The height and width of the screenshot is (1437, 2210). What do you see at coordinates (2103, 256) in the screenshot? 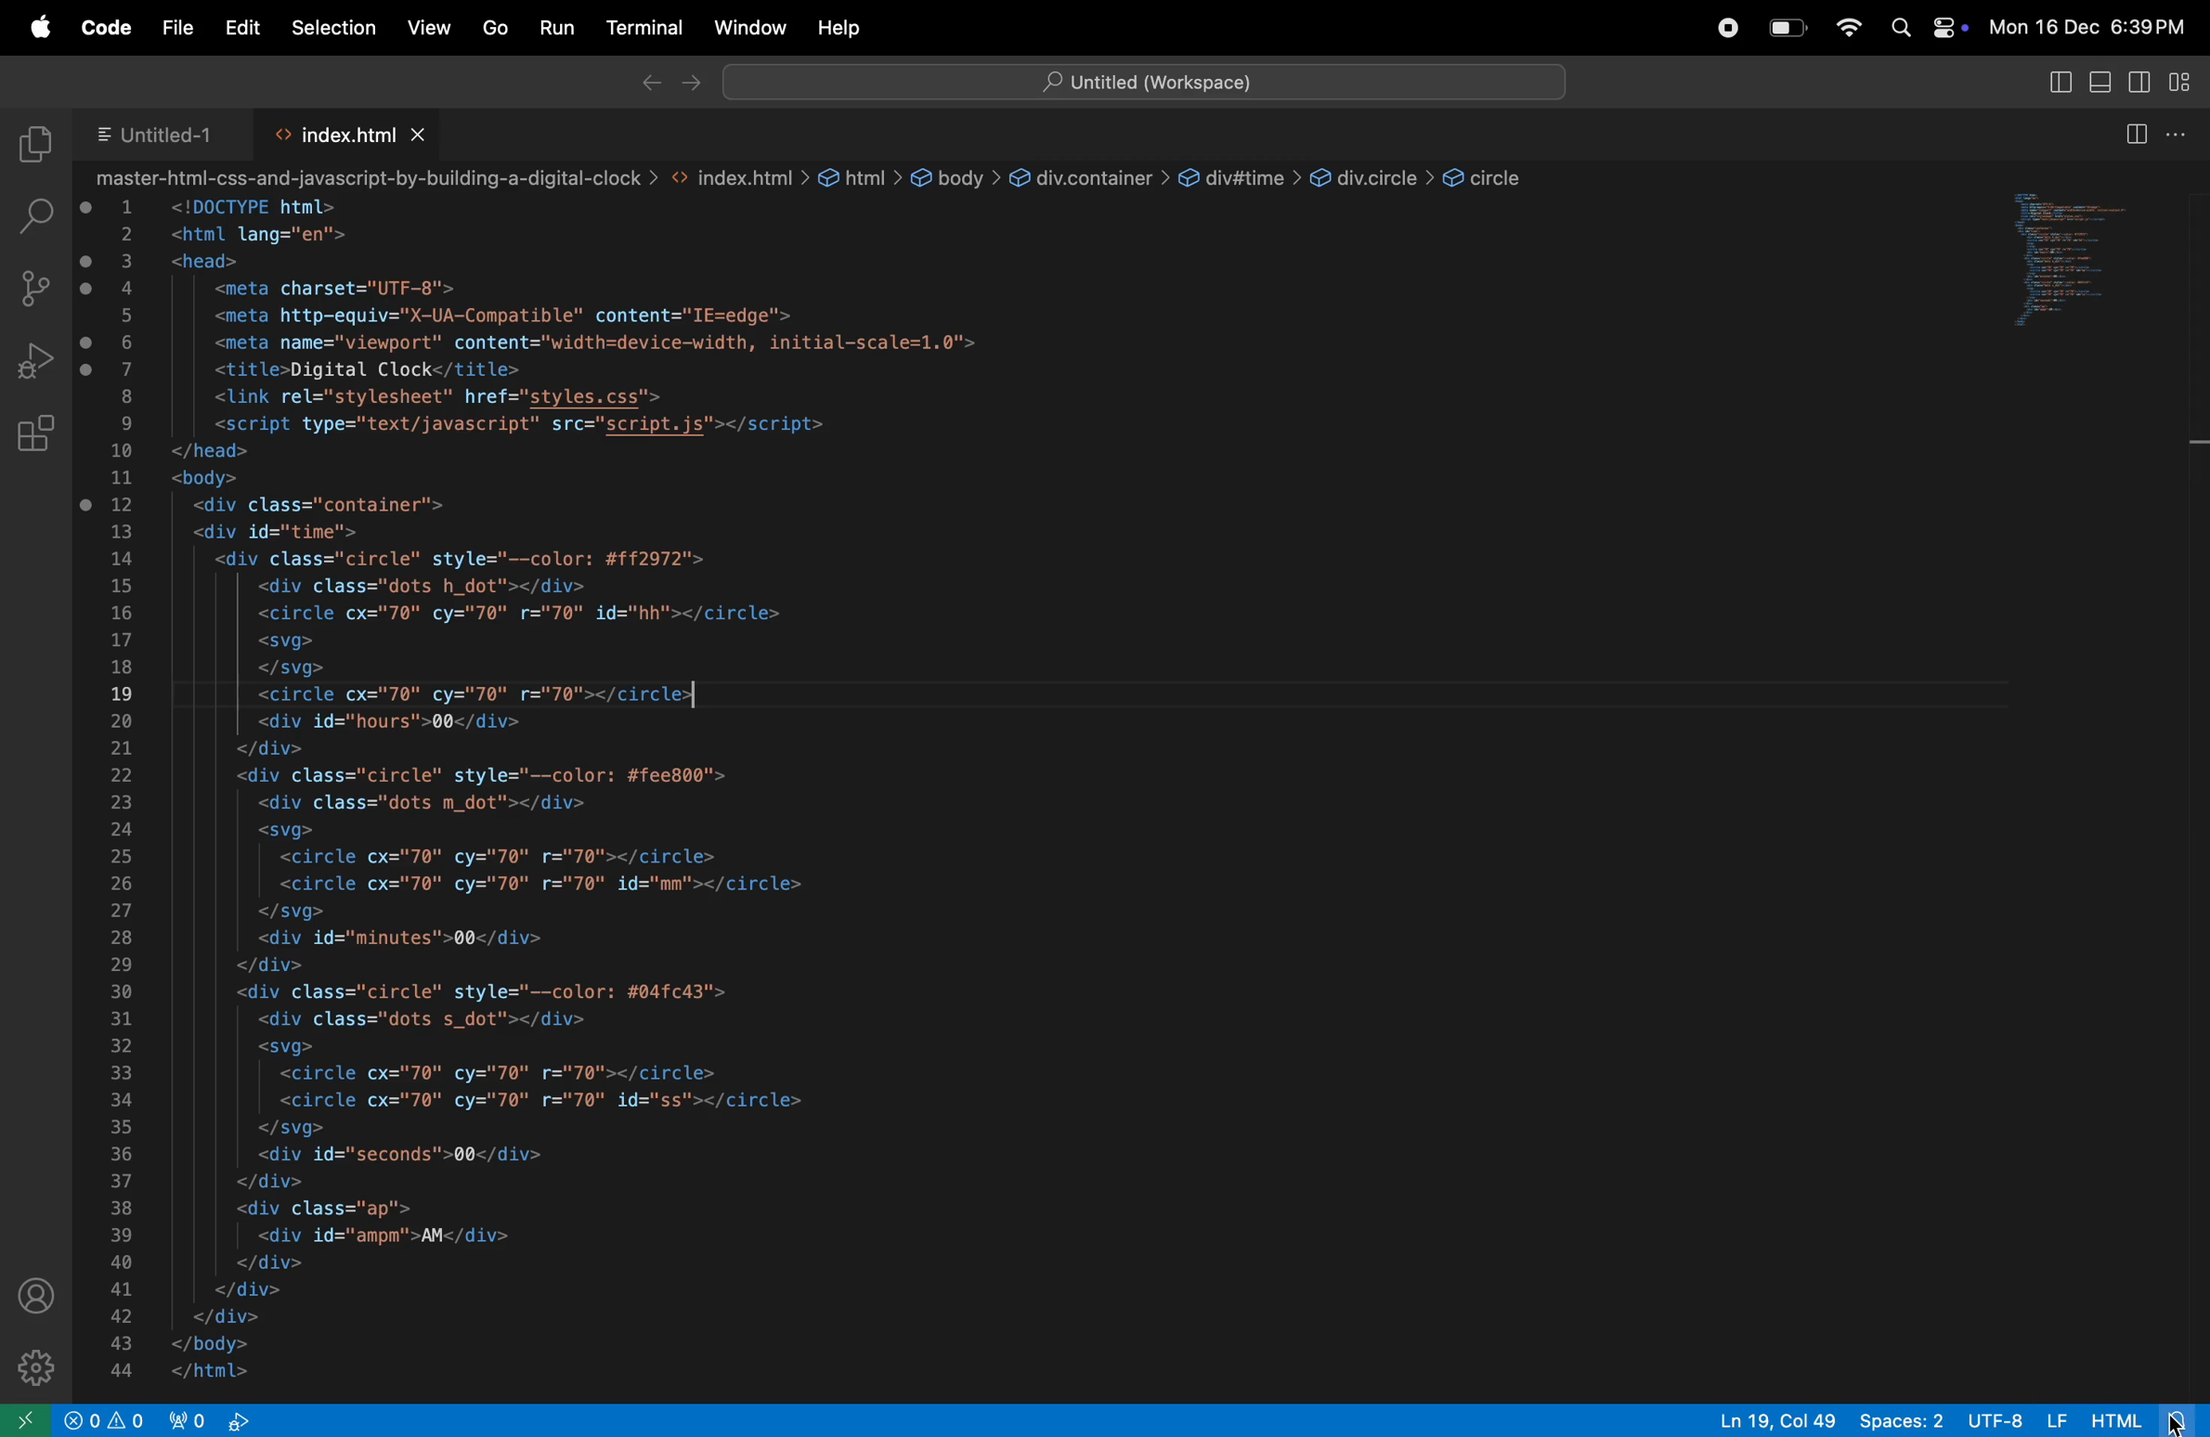
I see `code window` at bounding box center [2103, 256].